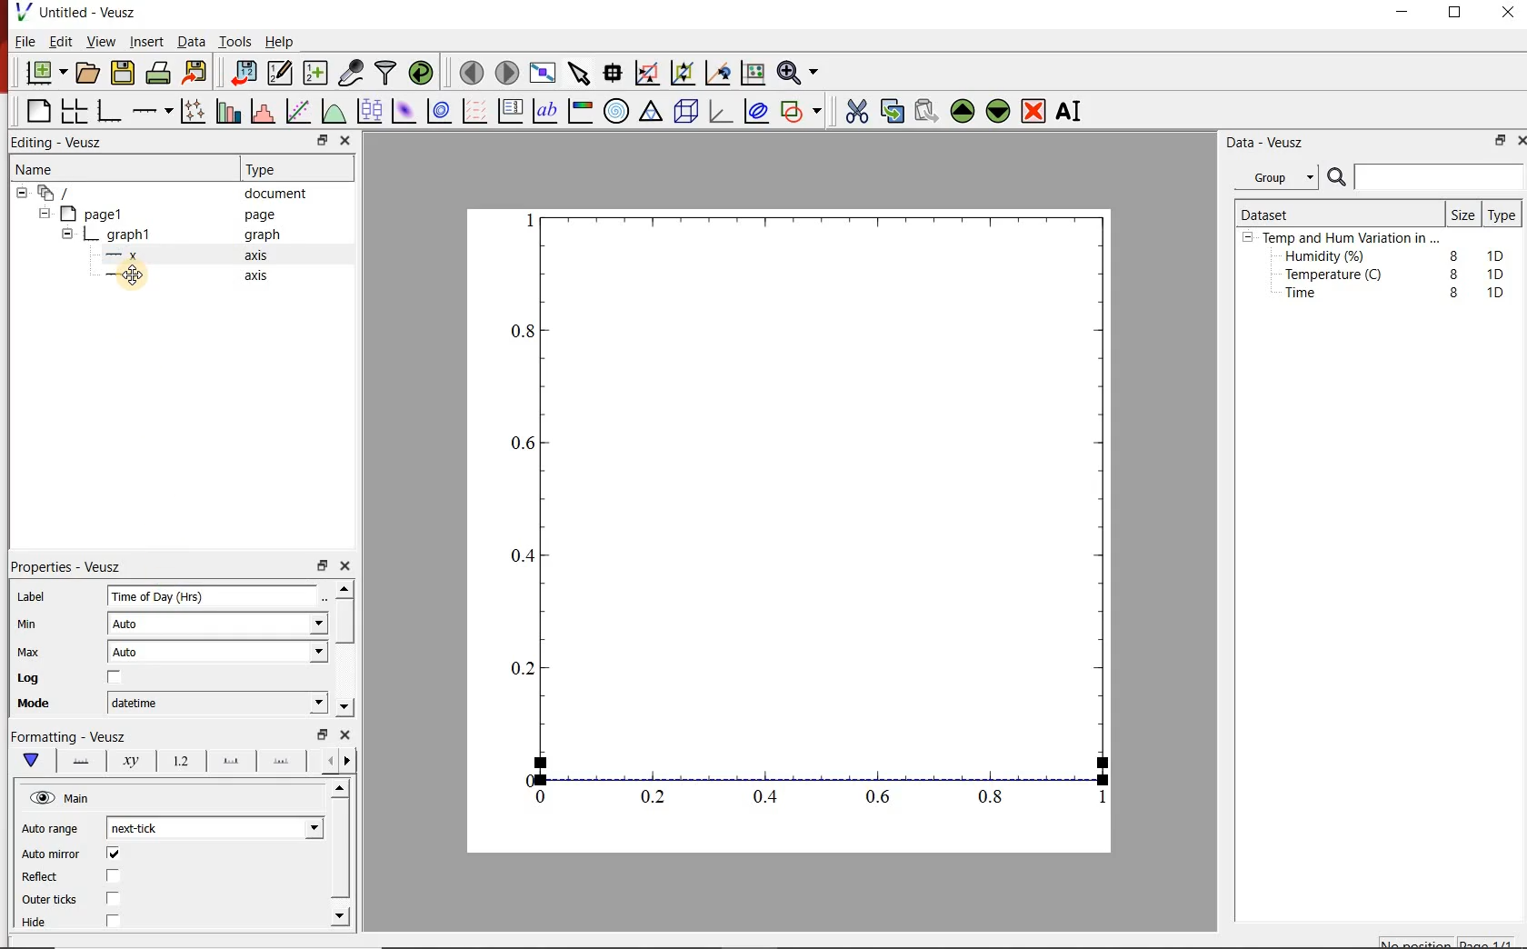  I want to click on Graph, so click(829, 494).